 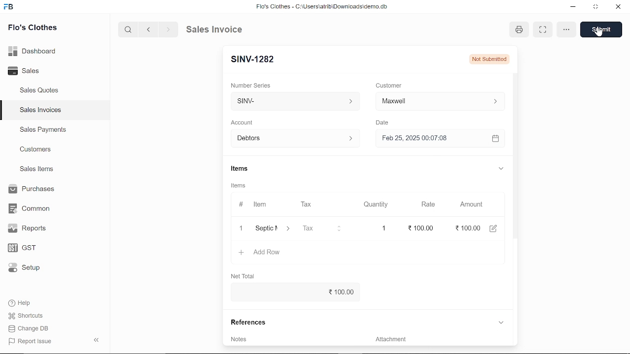 I want to click on restore down, so click(x=594, y=6).